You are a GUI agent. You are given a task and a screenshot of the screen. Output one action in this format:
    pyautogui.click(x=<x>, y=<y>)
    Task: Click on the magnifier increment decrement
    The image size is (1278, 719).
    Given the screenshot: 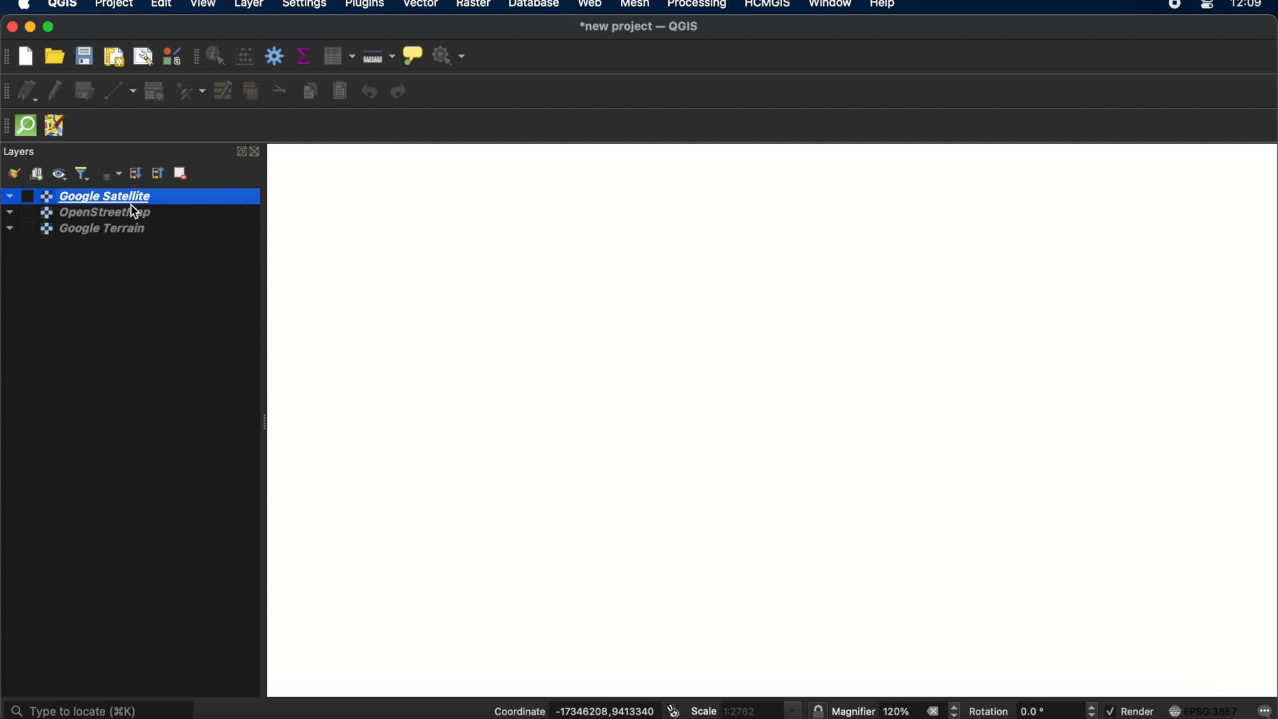 What is the action you would take?
    pyautogui.click(x=956, y=710)
    